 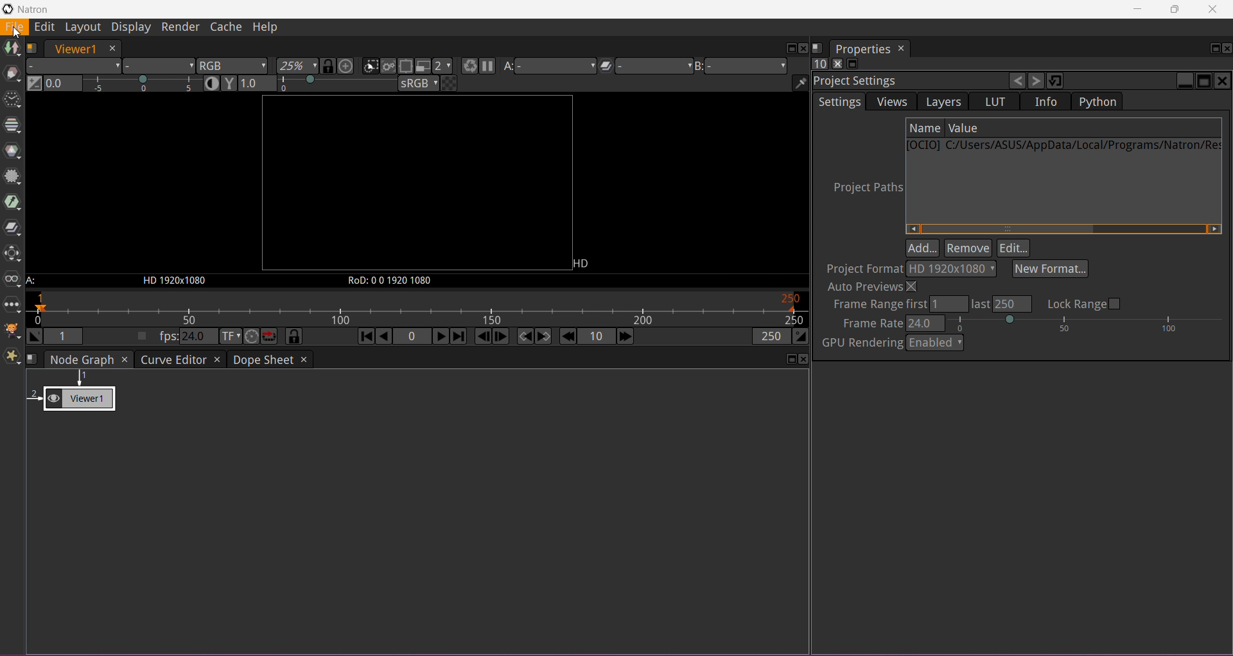 What do you see at coordinates (13, 152) in the screenshot?
I see `Color` at bounding box center [13, 152].